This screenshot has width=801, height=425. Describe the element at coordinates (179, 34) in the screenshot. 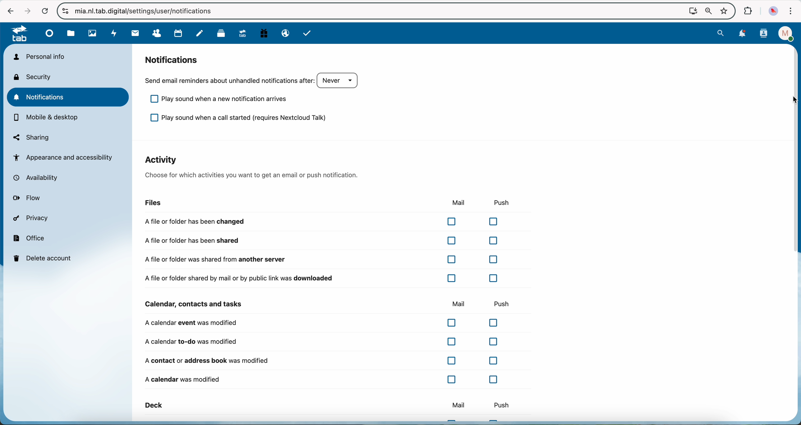

I see `calendar` at that location.